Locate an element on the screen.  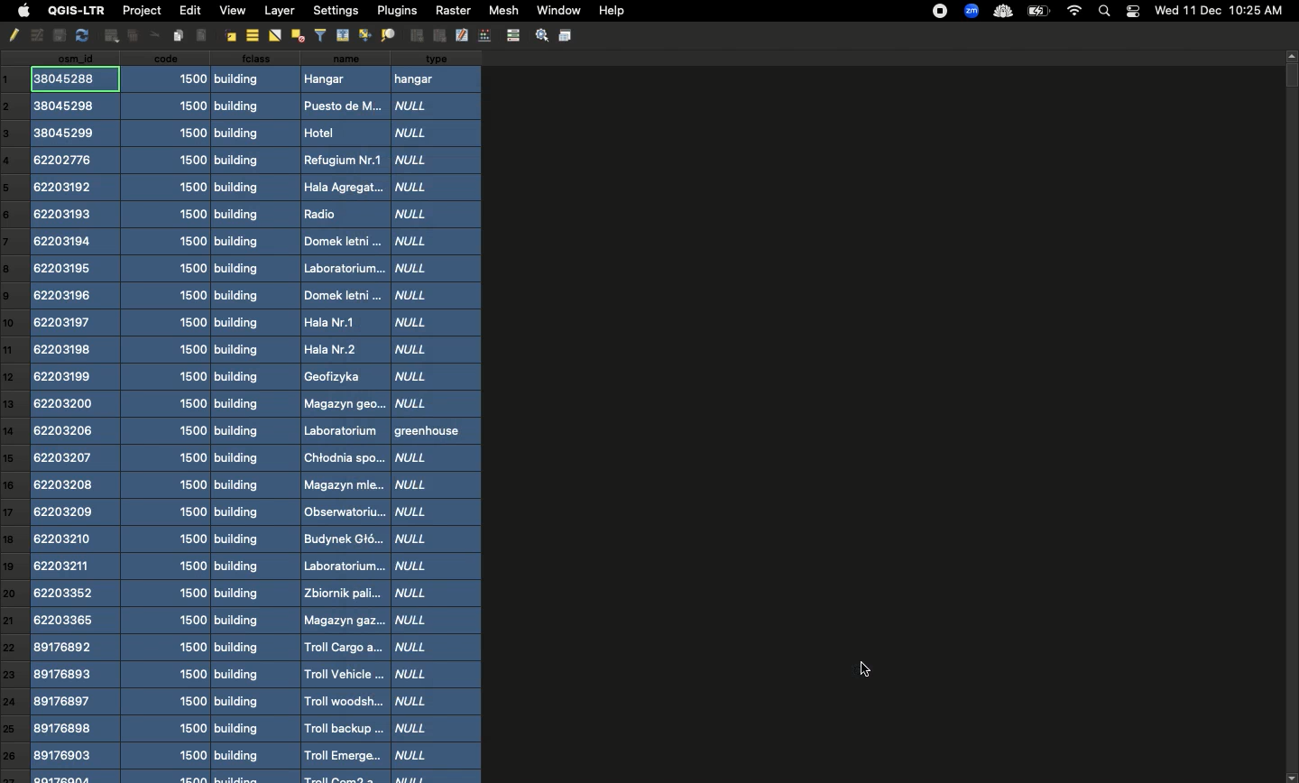
Name is located at coordinates (342, 417).